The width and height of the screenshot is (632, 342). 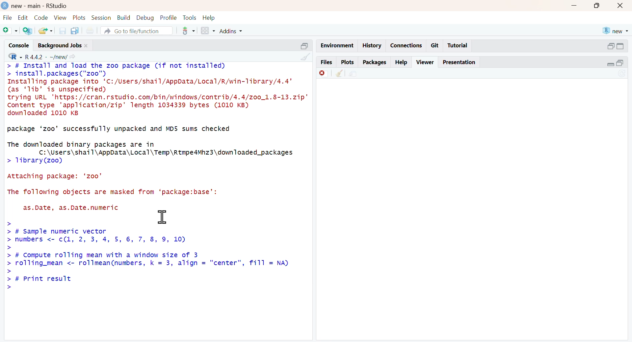 What do you see at coordinates (611, 46) in the screenshot?
I see `open in separate window` at bounding box center [611, 46].